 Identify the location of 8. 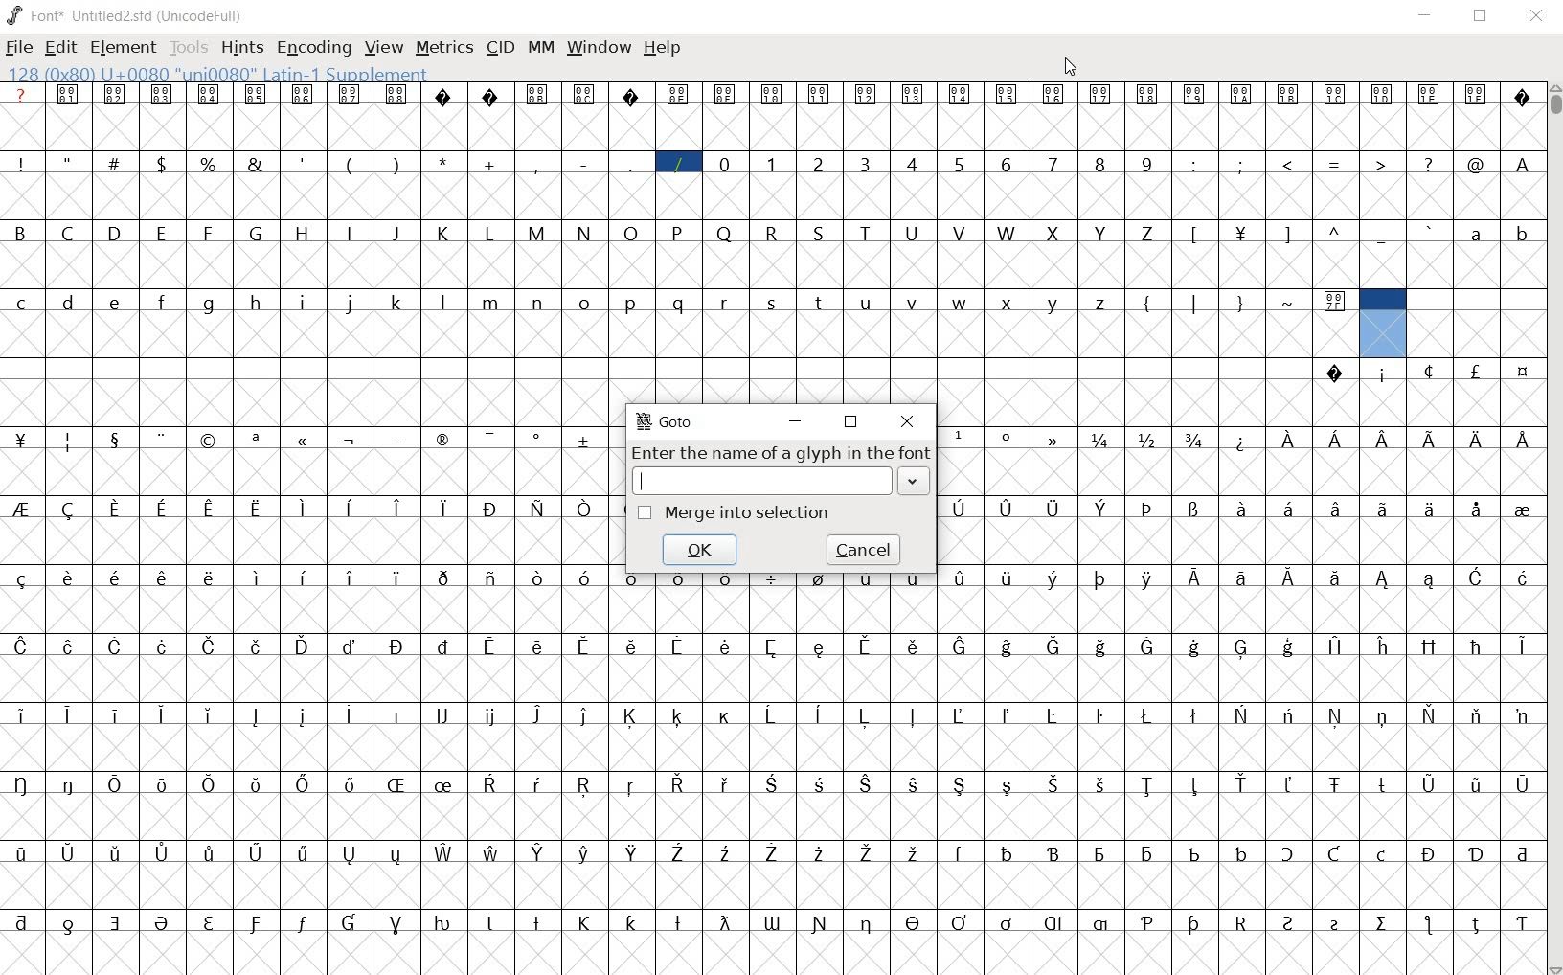
(1102, 164).